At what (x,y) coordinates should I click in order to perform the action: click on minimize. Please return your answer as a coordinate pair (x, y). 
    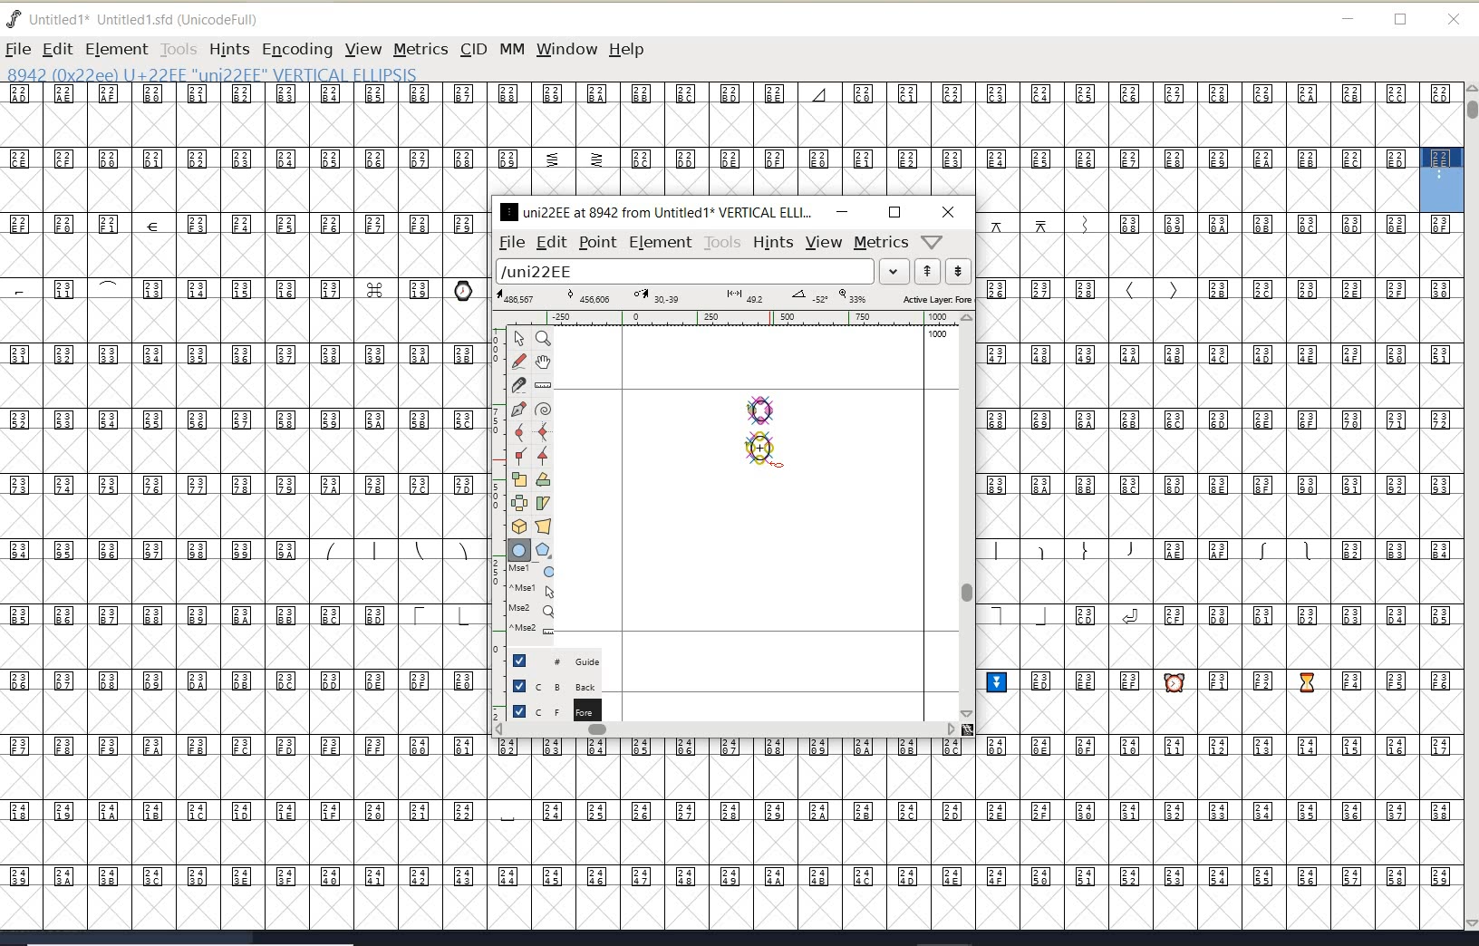
    Looking at the image, I should click on (842, 211).